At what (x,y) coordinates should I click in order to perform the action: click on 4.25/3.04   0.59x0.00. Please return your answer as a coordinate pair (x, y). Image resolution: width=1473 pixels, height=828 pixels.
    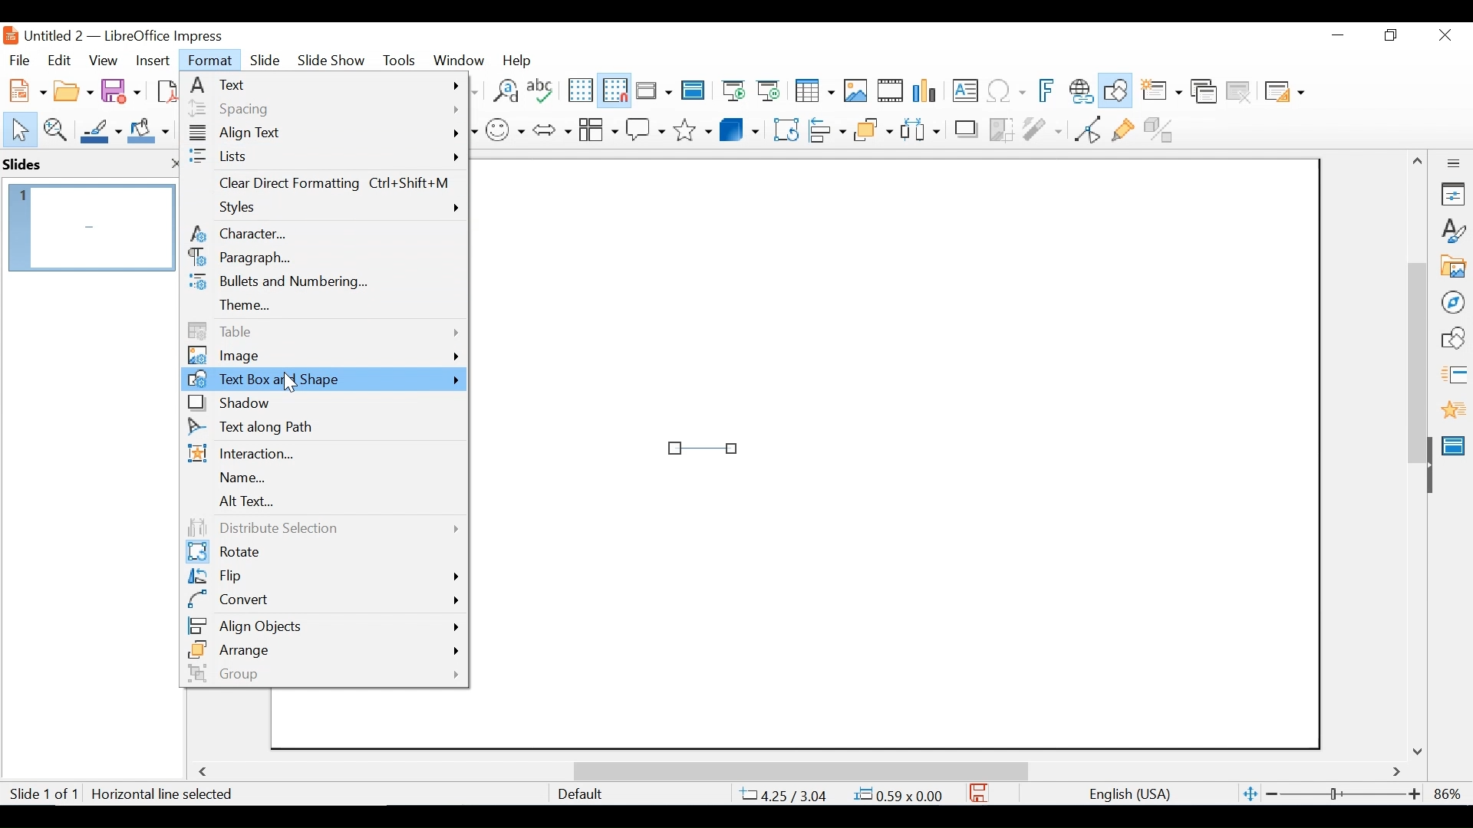
    Looking at the image, I should click on (843, 794).